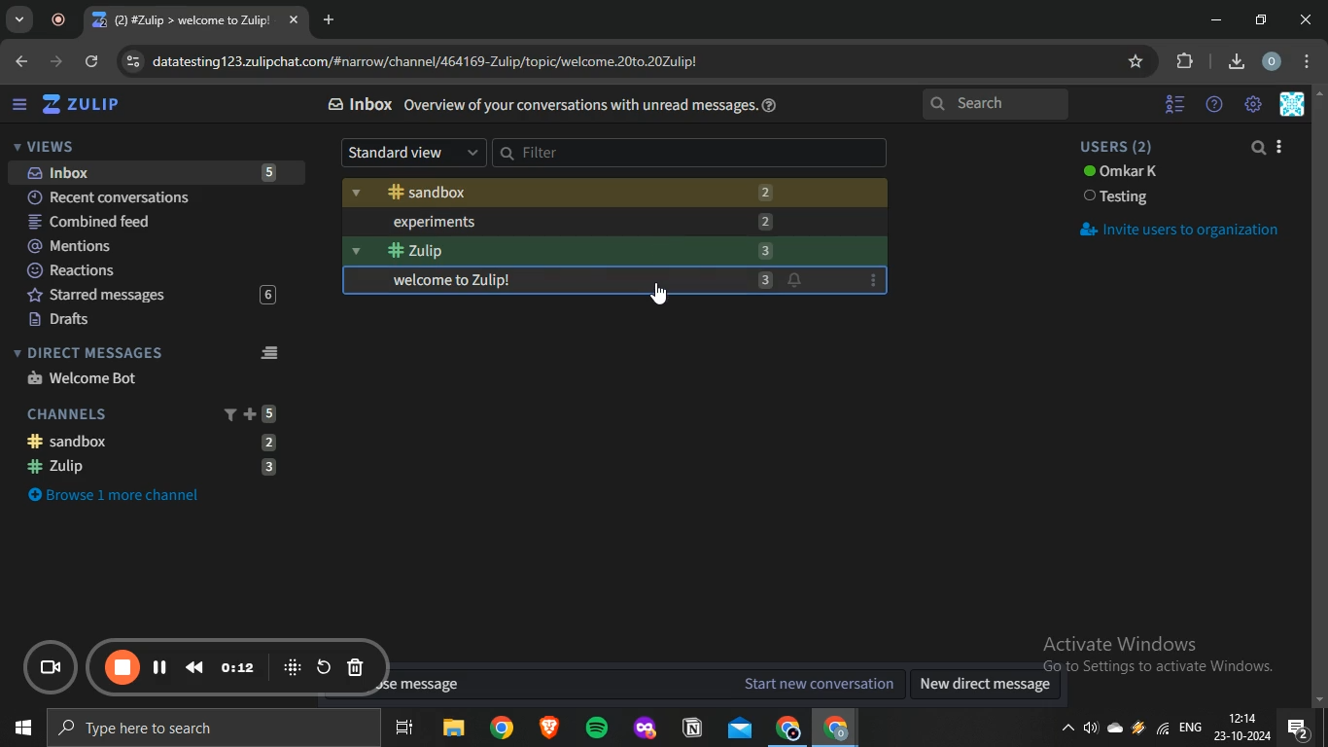 This screenshot has height=747, width=1328. What do you see at coordinates (151, 223) in the screenshot?
I see `combined feed` at bounding box center [151, 223].